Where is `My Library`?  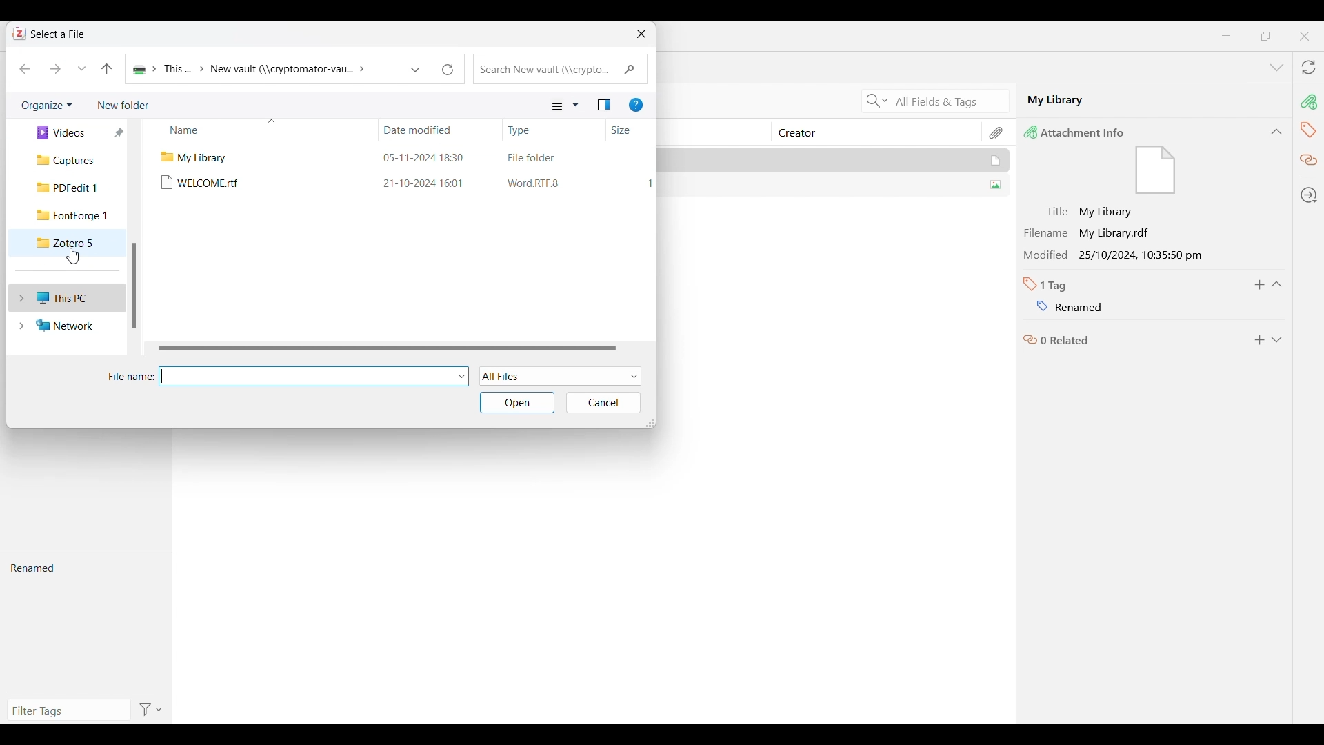 My Library is located at coordinates (1152, 102).